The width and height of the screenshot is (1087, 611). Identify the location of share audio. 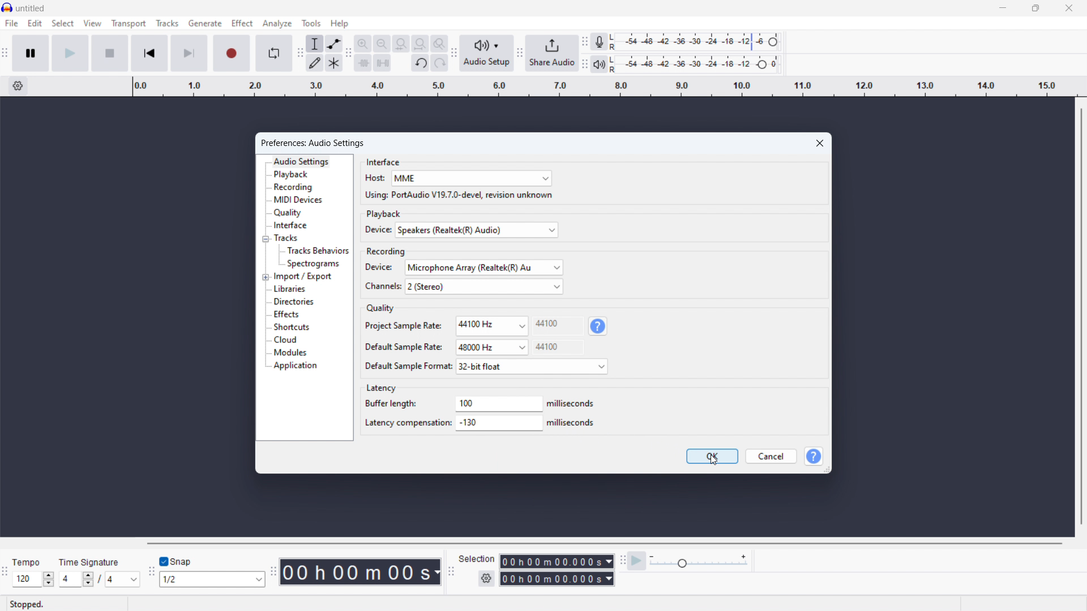
(552, 53).